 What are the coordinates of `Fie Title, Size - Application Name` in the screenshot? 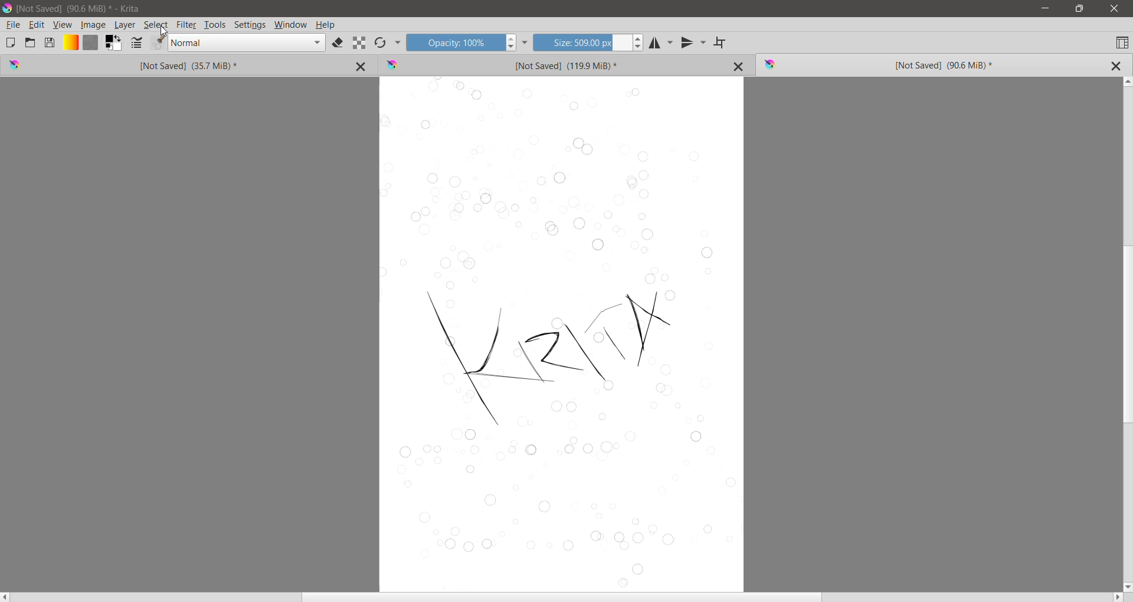 It's located at (81, 9).